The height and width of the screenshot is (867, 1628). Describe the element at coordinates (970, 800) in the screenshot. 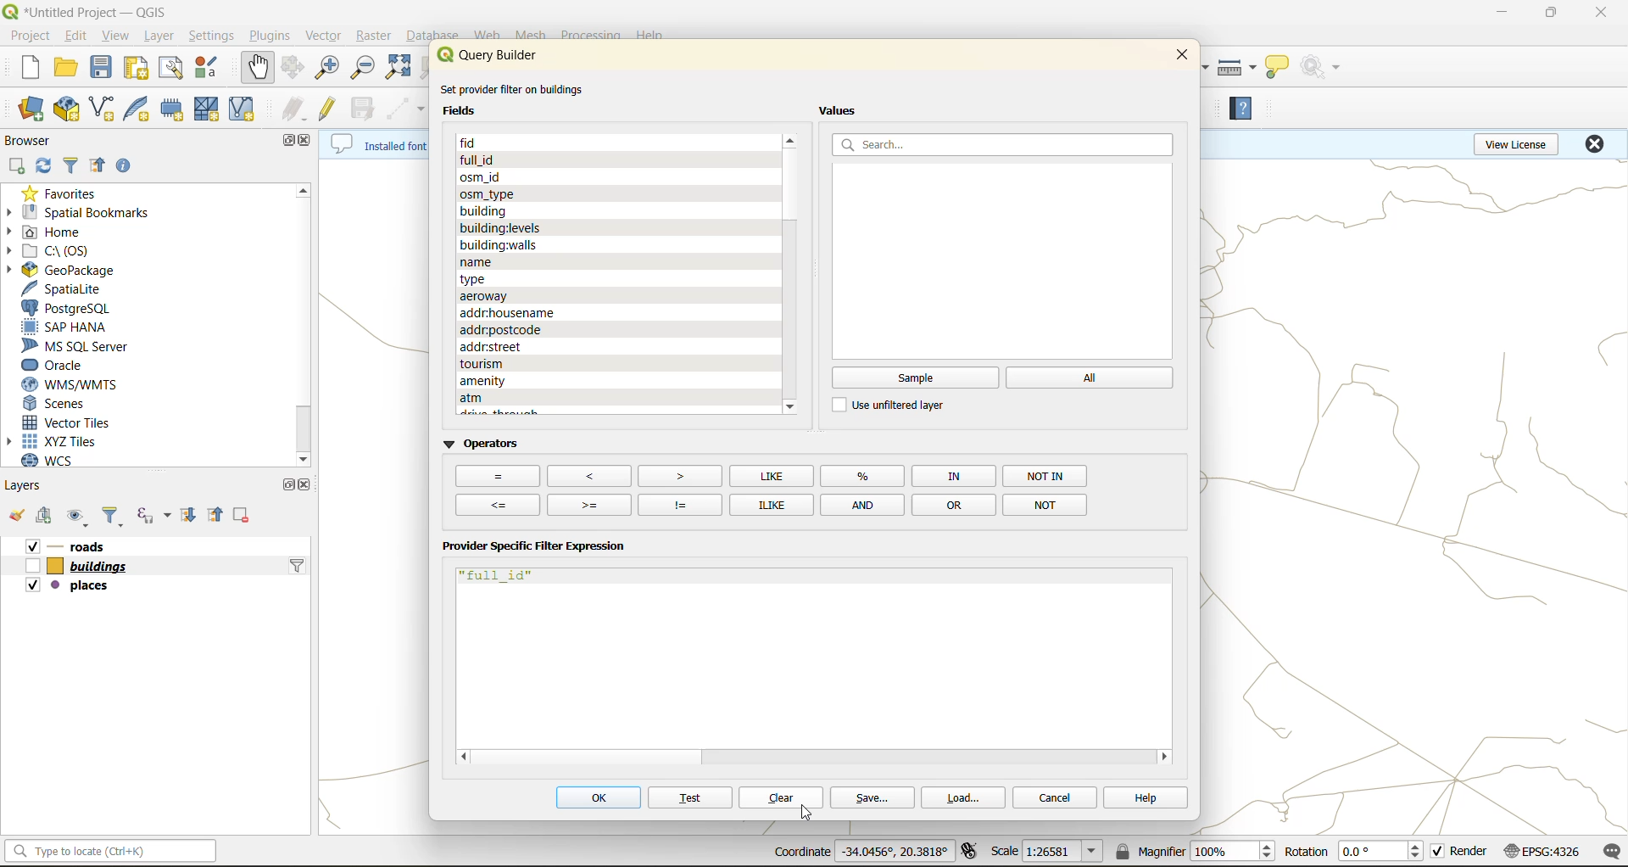

I see `load` at that location.